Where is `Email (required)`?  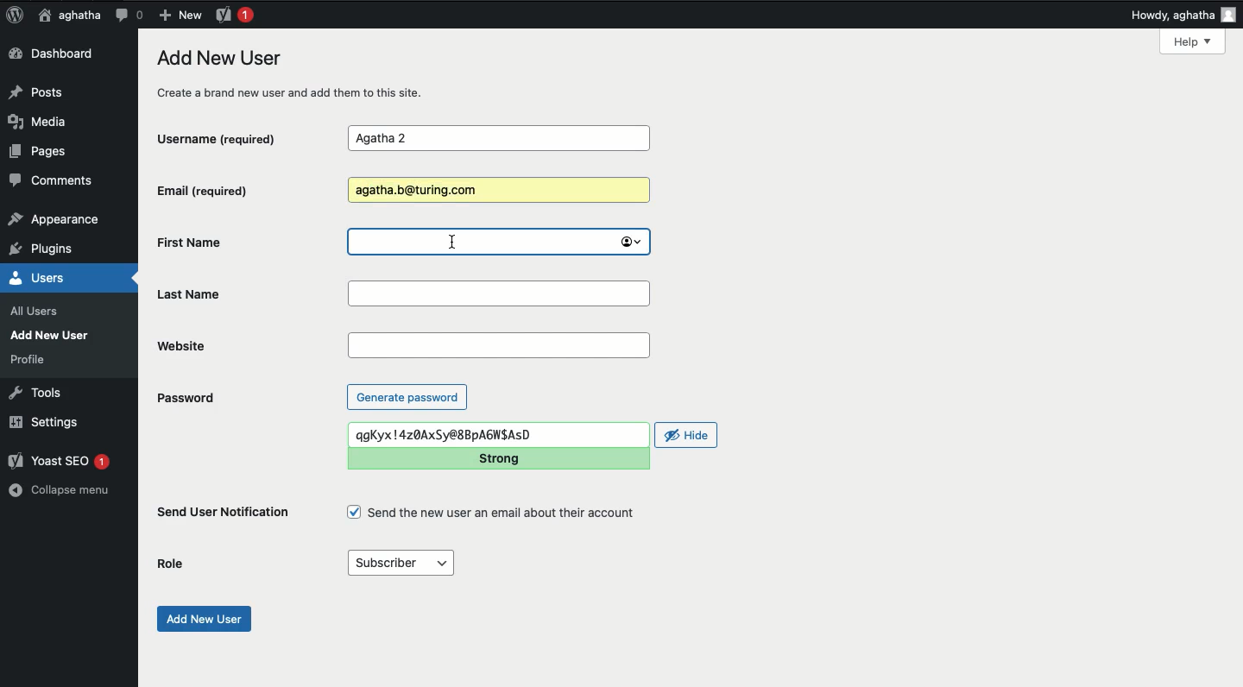
Email (required) is located at coordinates (235, 190).